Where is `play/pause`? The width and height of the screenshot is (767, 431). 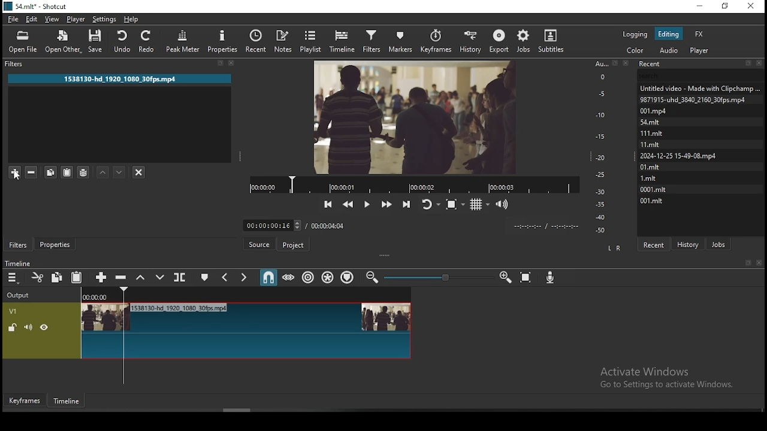 play/pause is located at coordinates (366, 205).